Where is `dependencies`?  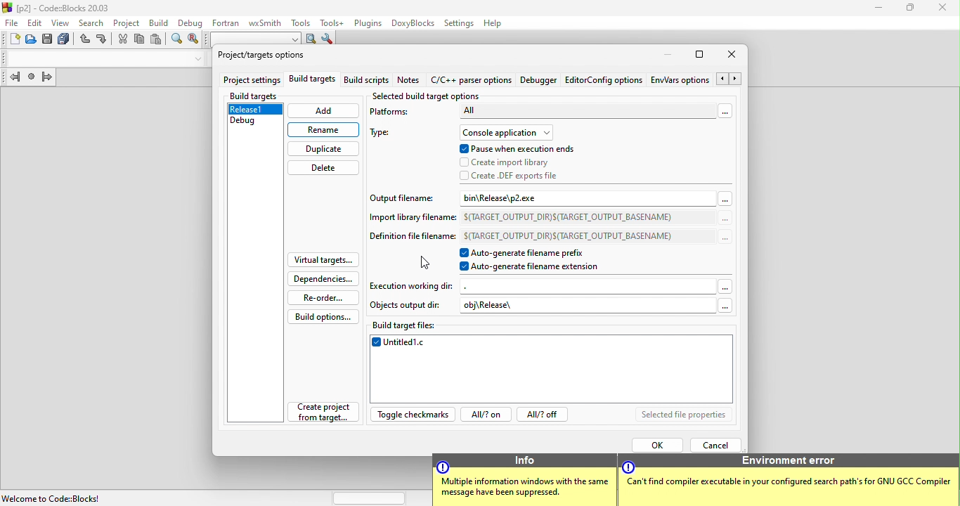 dependencies is located at coordinates (323, 279).